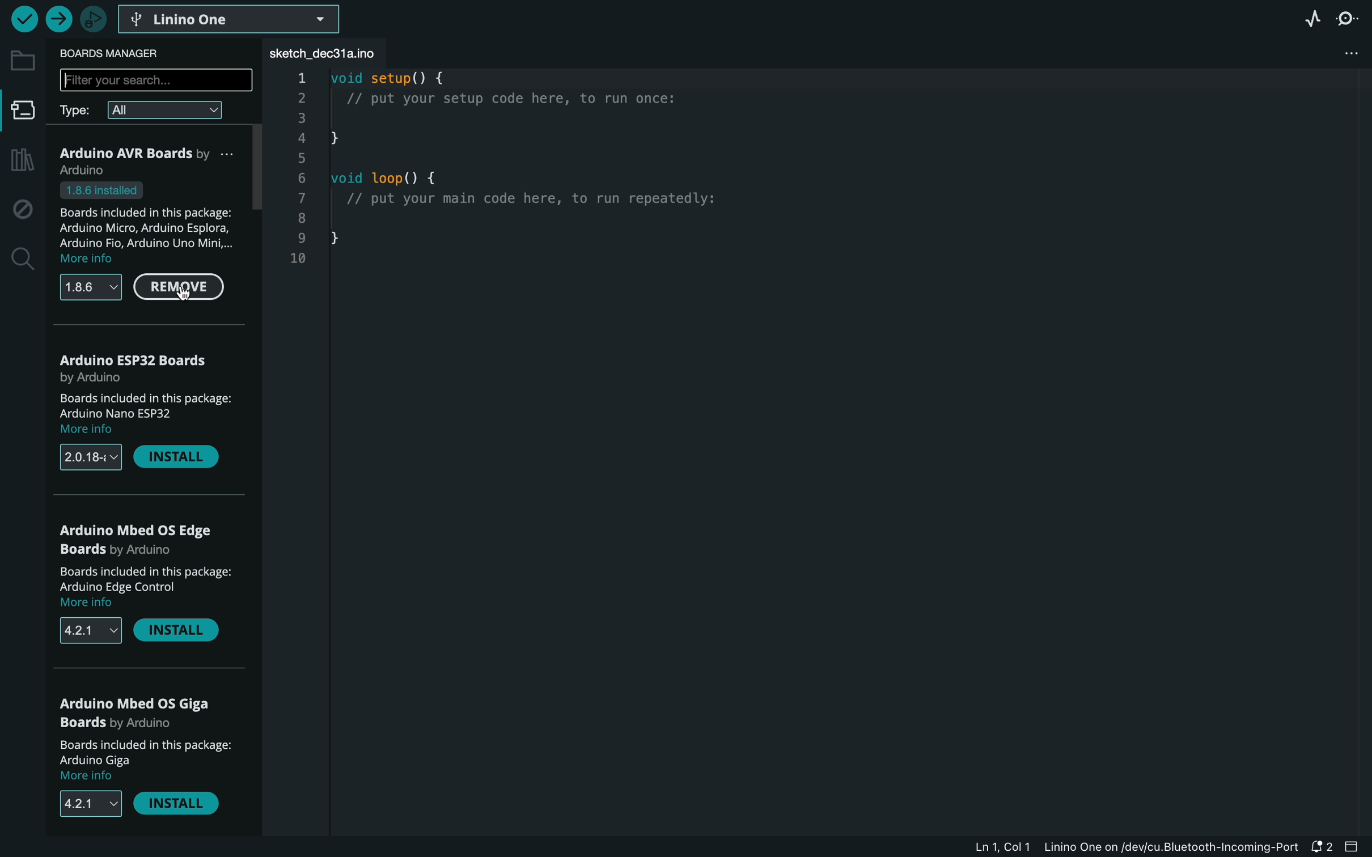 This screenshot has width=1372, height=857. Describe the element at coordinates (89, 779) in the screenshot. I see `more info` at that location.